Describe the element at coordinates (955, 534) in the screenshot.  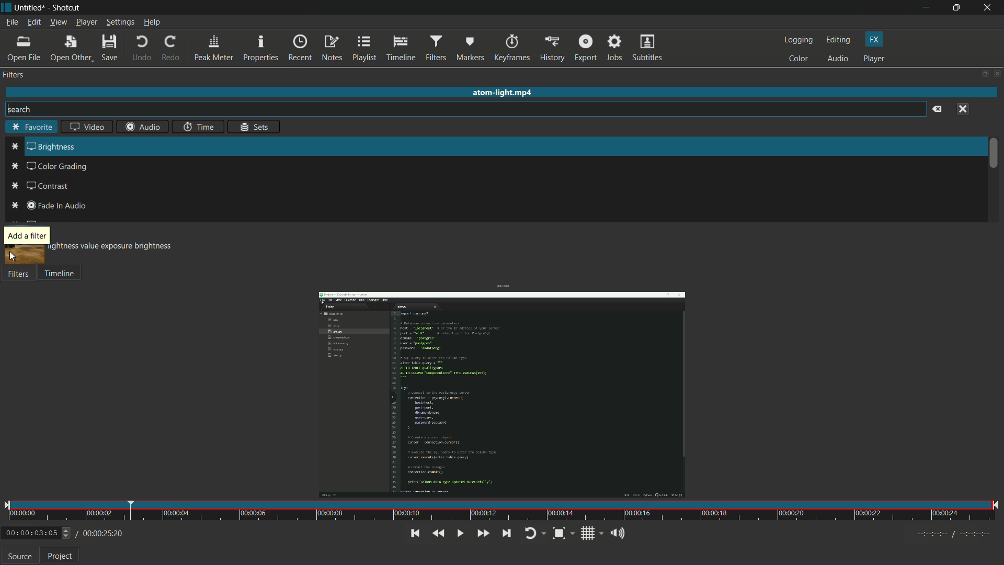
I see `time register` at that location.